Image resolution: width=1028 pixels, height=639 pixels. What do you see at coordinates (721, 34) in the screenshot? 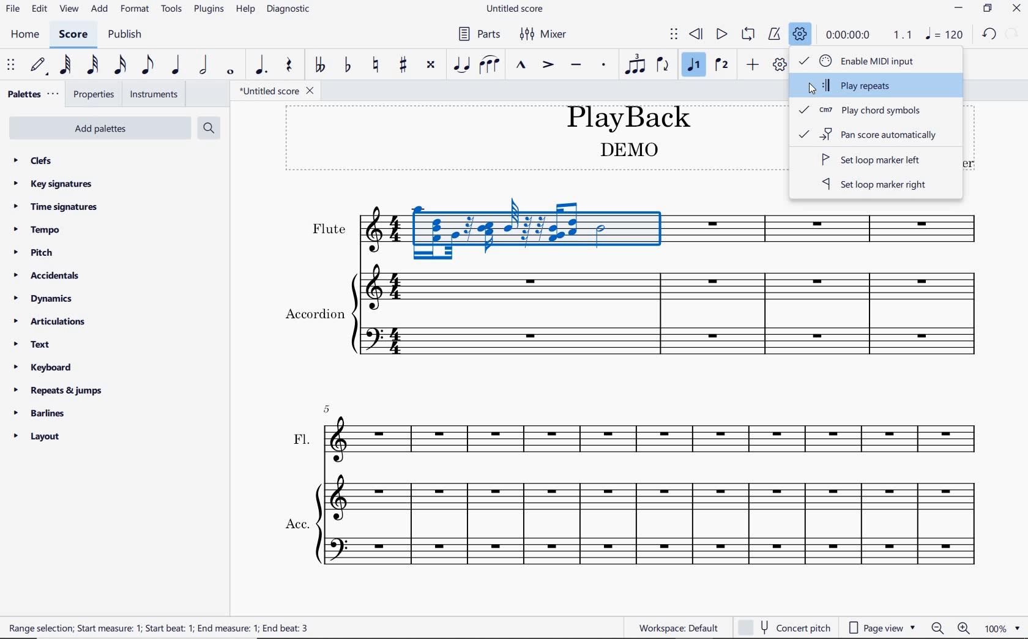
I see `play` at bounding box center [721, 34].